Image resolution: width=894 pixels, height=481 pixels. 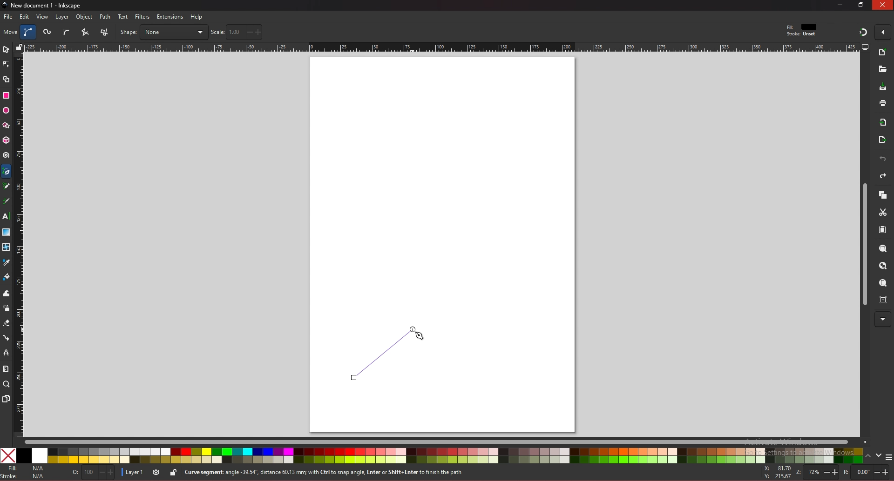 What do you see at coordinates (883, 53) in the screenshot?
I see `new` at bounding box center [883, 53].